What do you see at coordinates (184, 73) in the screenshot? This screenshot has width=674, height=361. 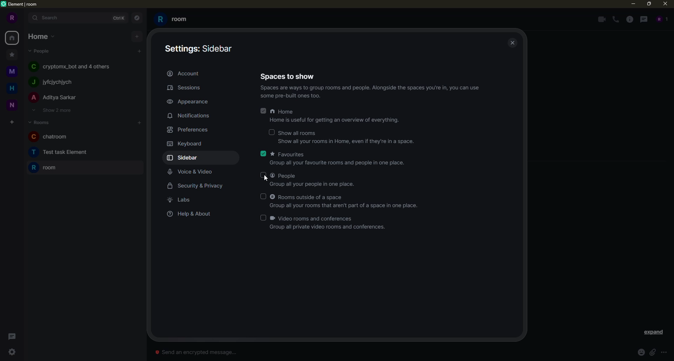 I see `account` at bounding box center [184, 73].